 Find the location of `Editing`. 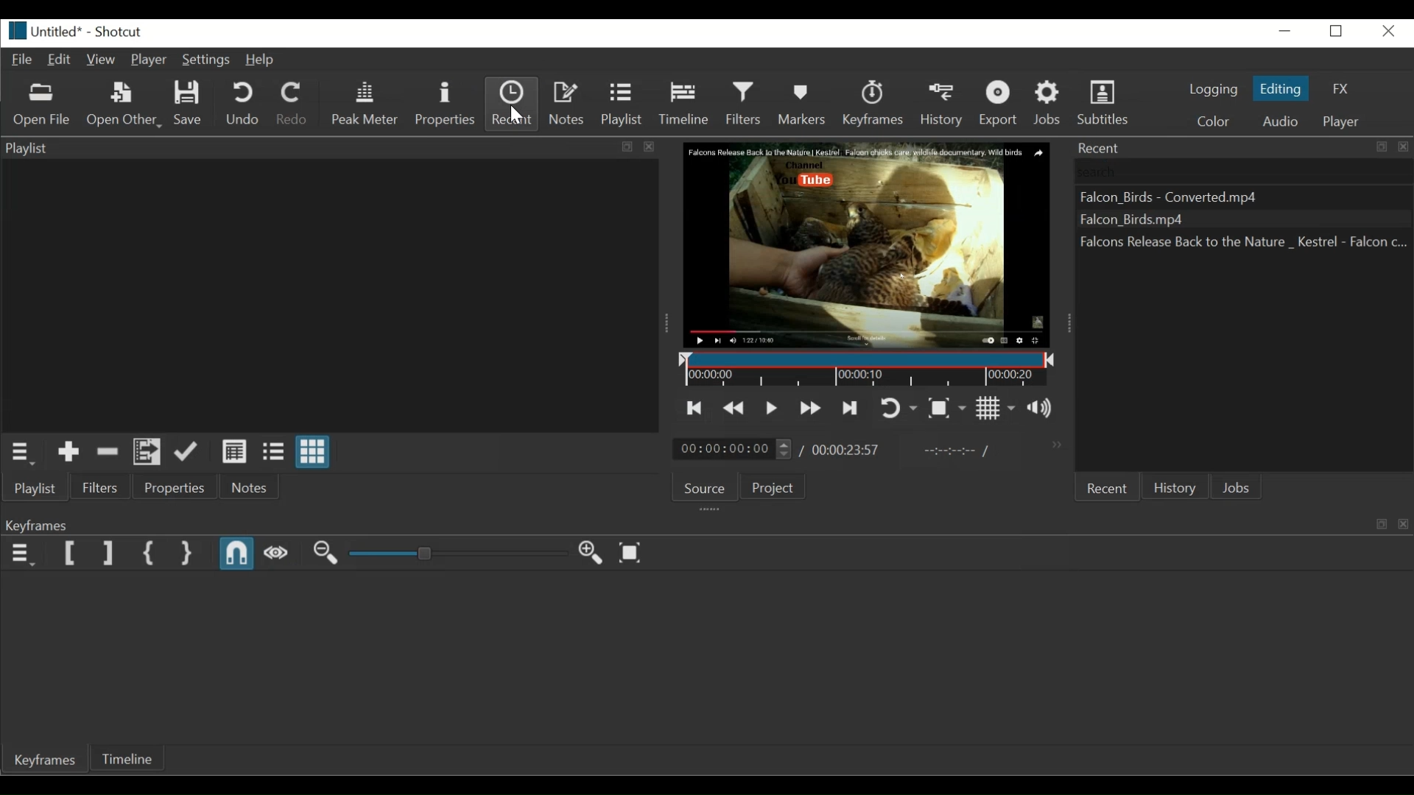

Editing is located at coordinates (1282, 89).